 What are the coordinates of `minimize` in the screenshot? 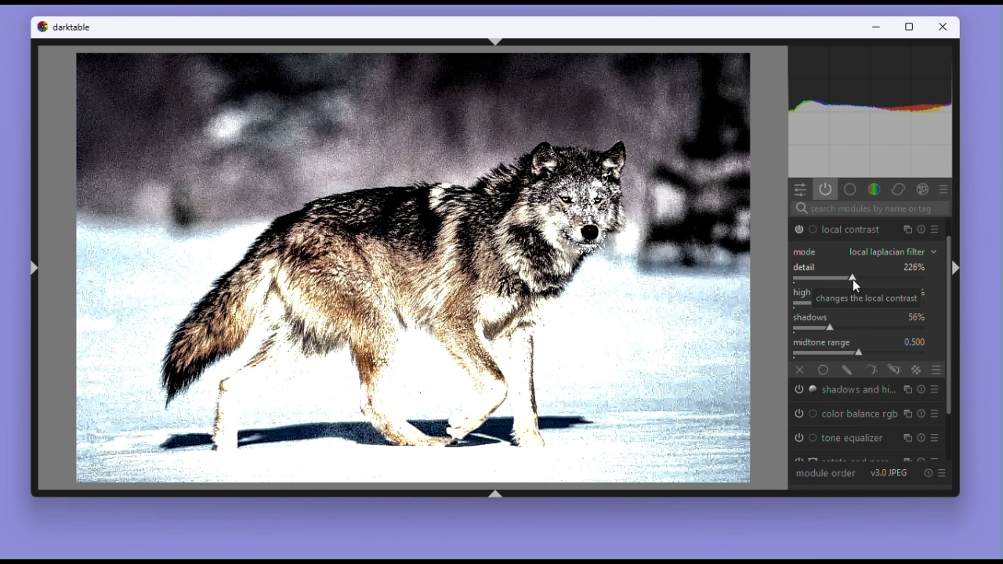 It's located at (879, 27).